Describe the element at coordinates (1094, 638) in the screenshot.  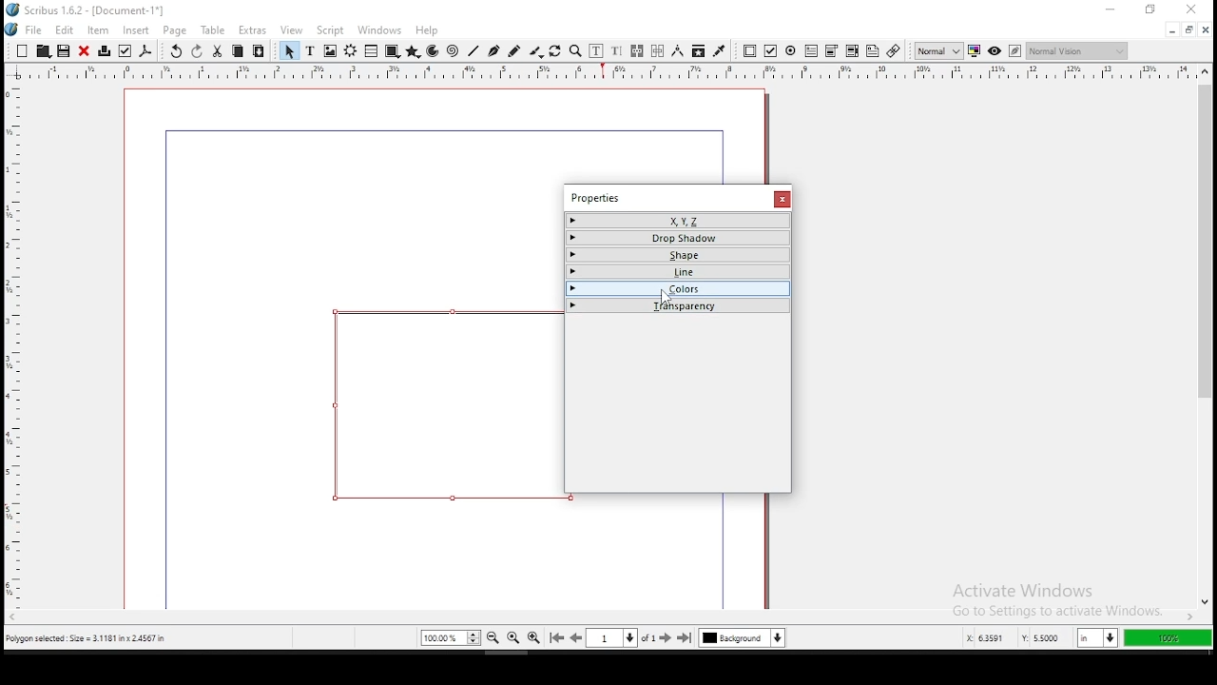
I see `in` at that location.